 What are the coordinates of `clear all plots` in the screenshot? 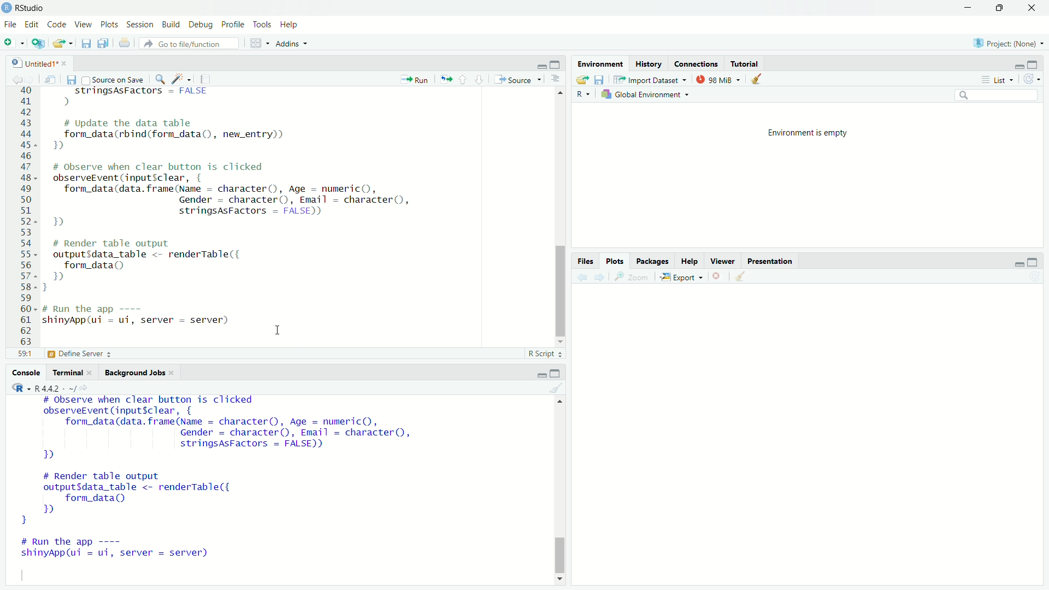 It's located at (742, 278).